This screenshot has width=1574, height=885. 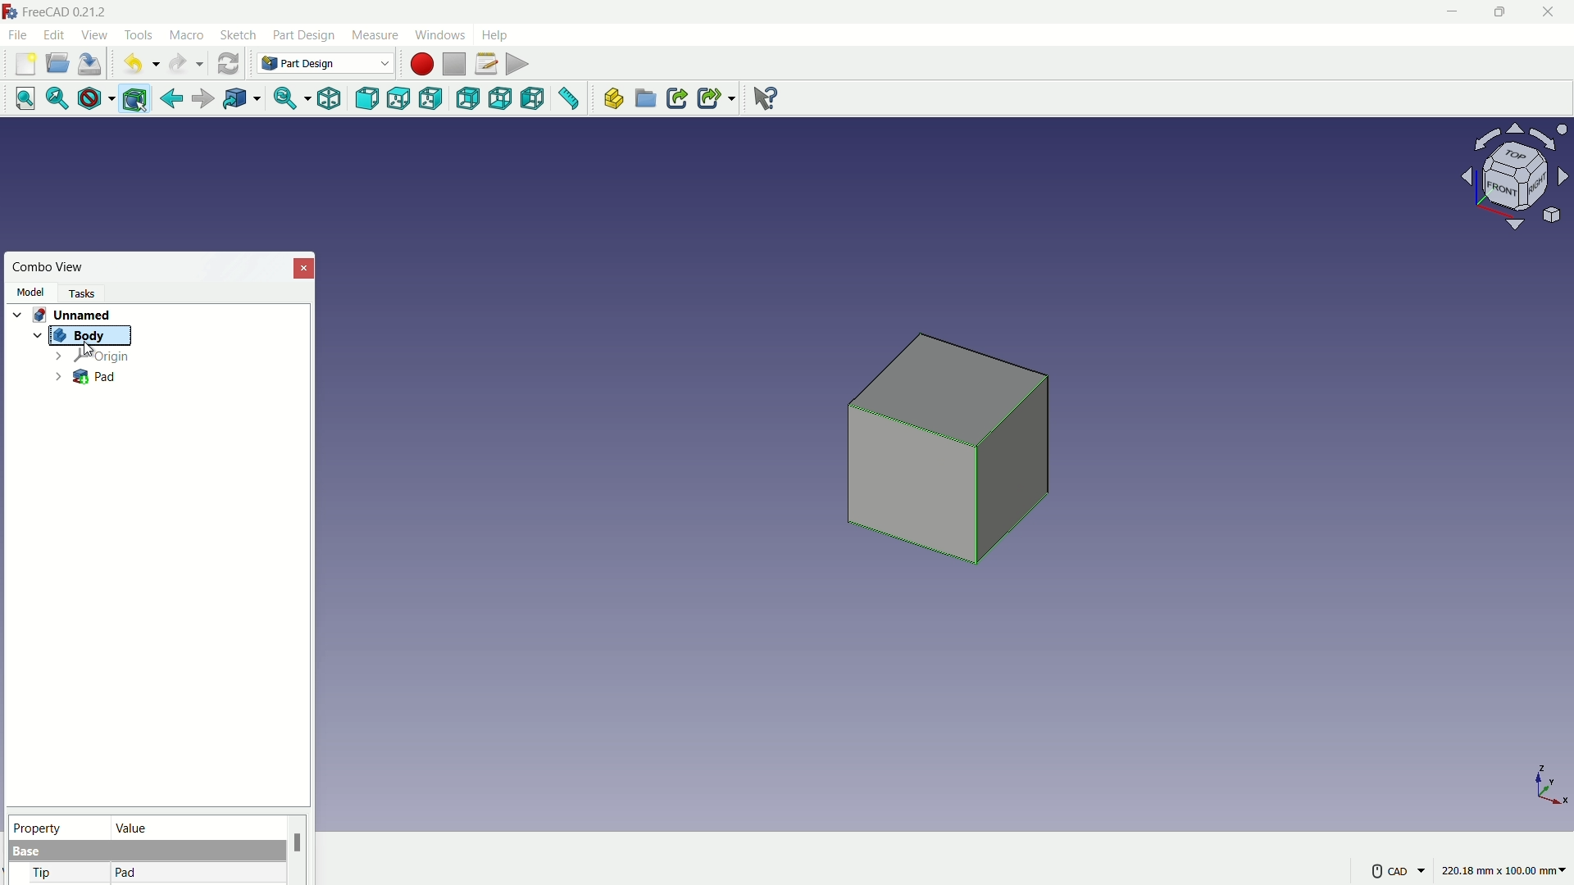 What do you see at coordinates (439, 34) in the screenshot?
I see `windows` at bounding box center [439, 34].